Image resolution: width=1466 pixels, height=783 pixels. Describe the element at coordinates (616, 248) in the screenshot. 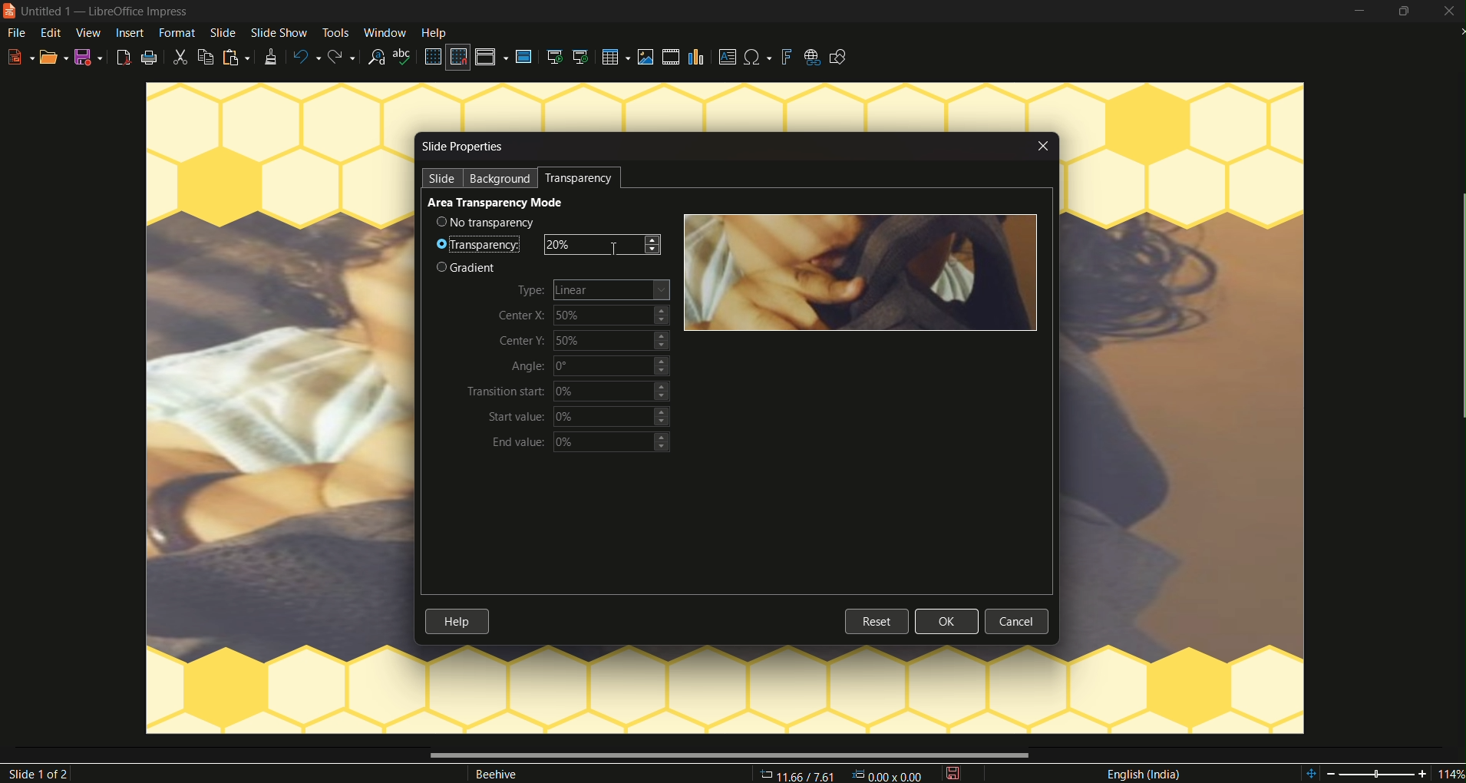

I see `cursor` at that location.